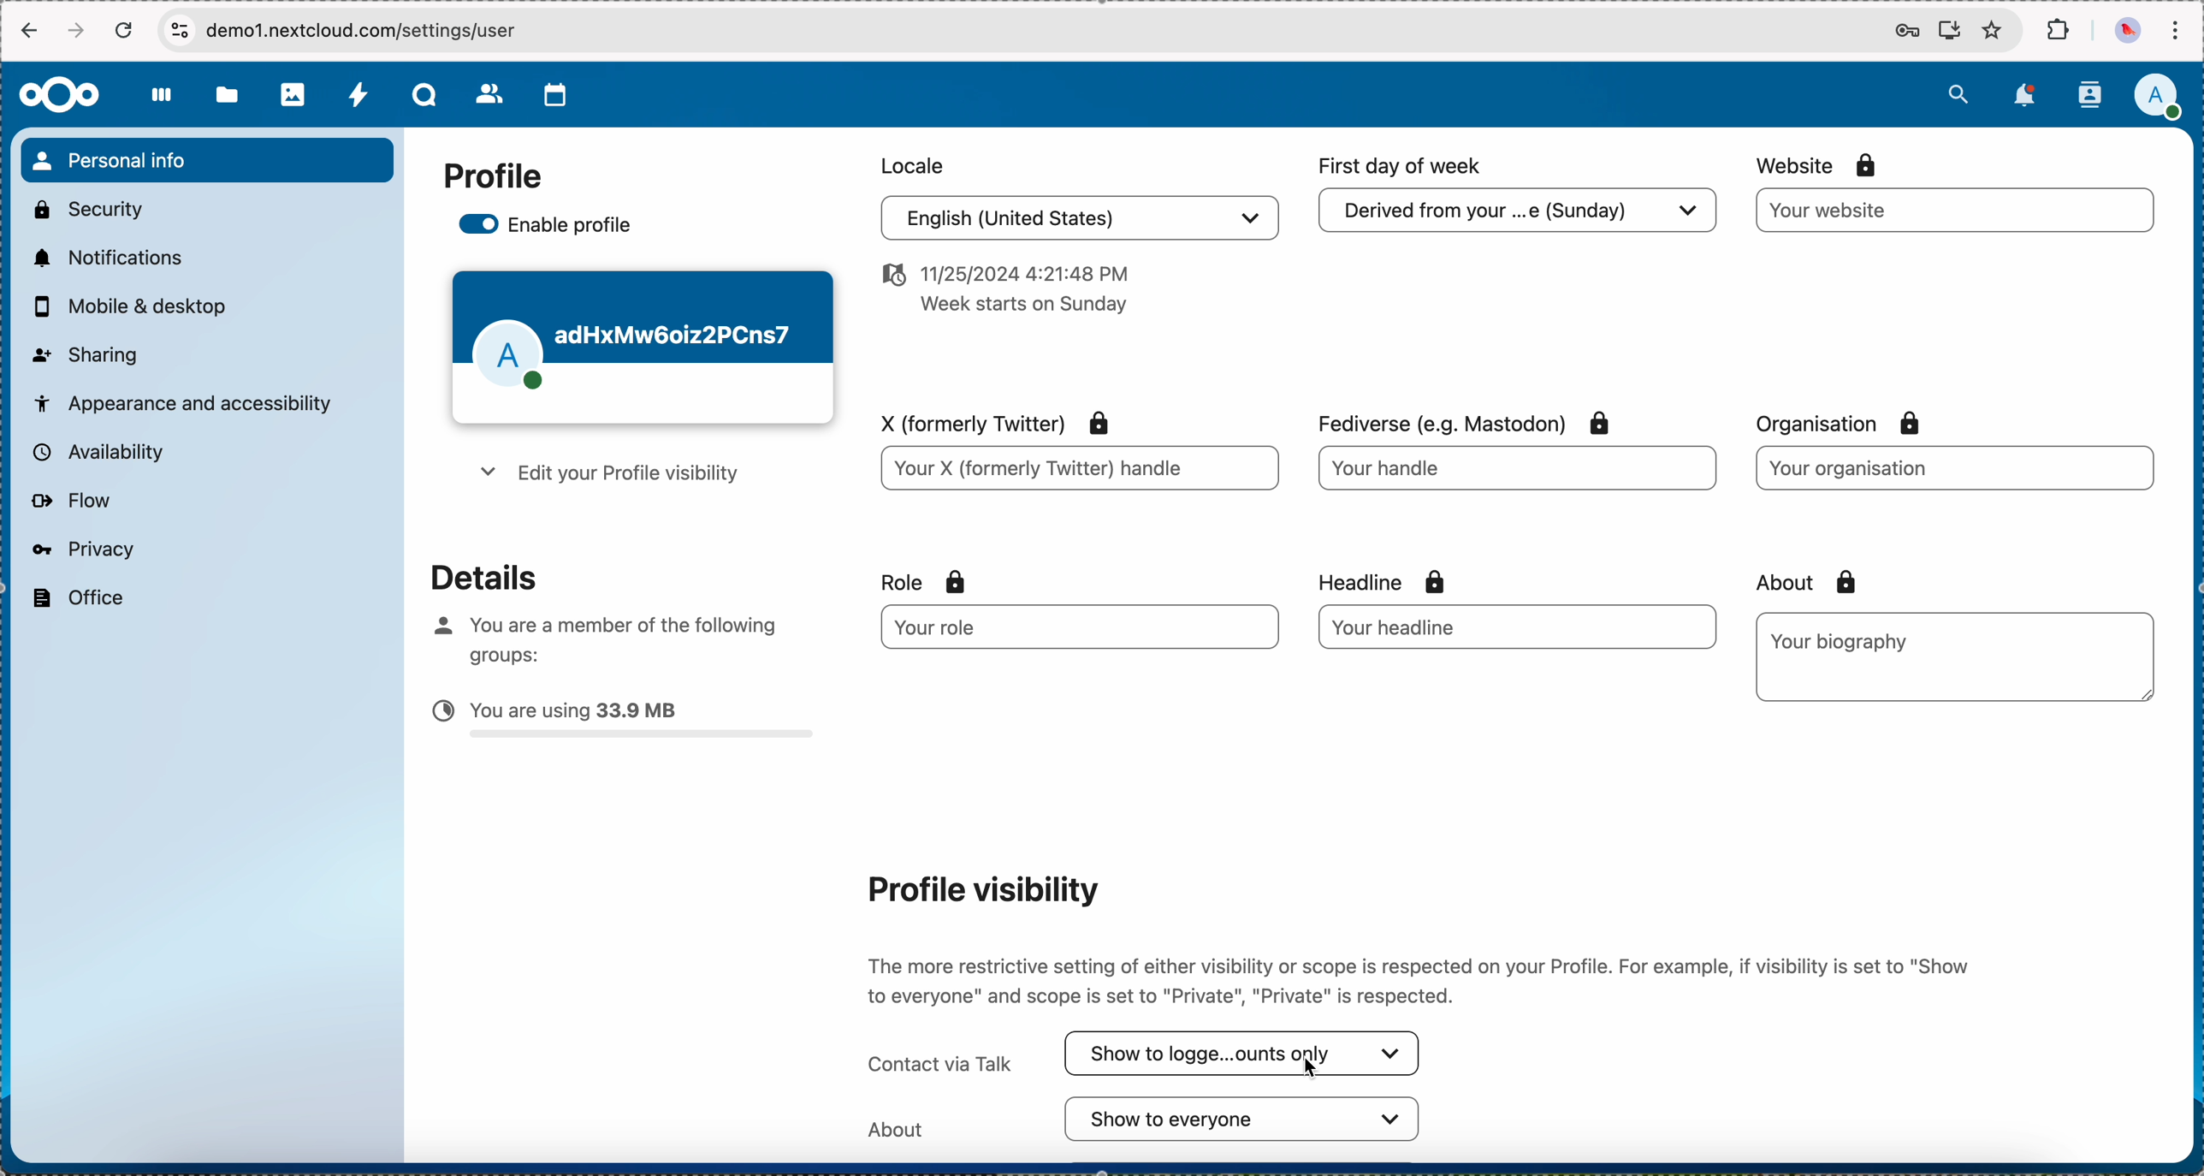 The width and height of the screenshot is (2204, 1176). What do you see at coordinates (605, 477) in the screenshot?
I see `edit your profile visibility` at bounding box center [605, 477].